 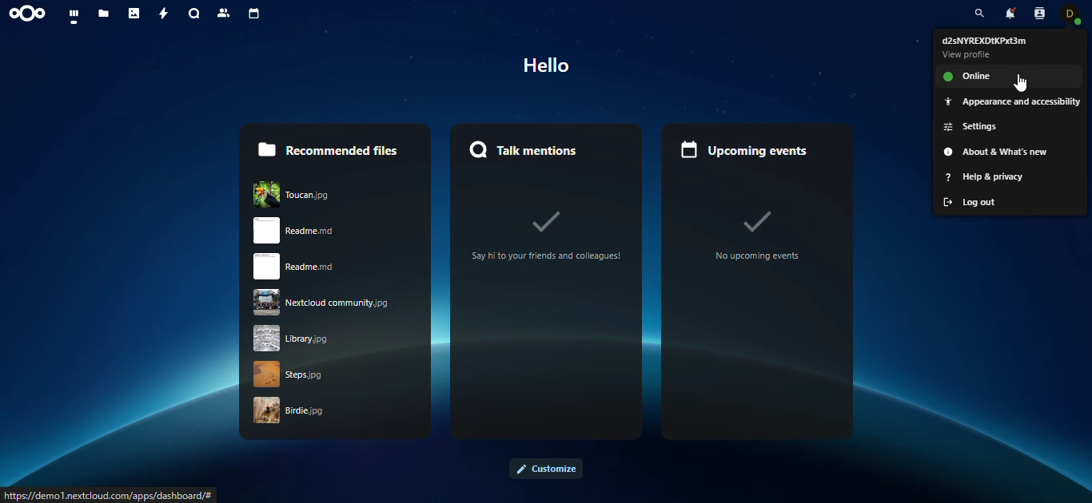 I want to click on contact, so click(x=1072, y=13).